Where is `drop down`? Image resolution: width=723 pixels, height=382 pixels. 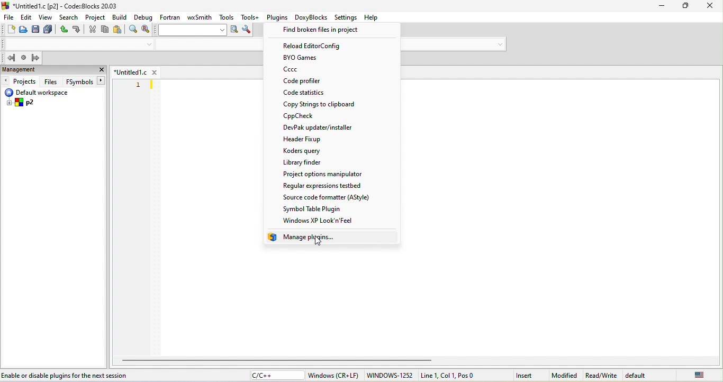 drop down is located at coordinates (500, 44).